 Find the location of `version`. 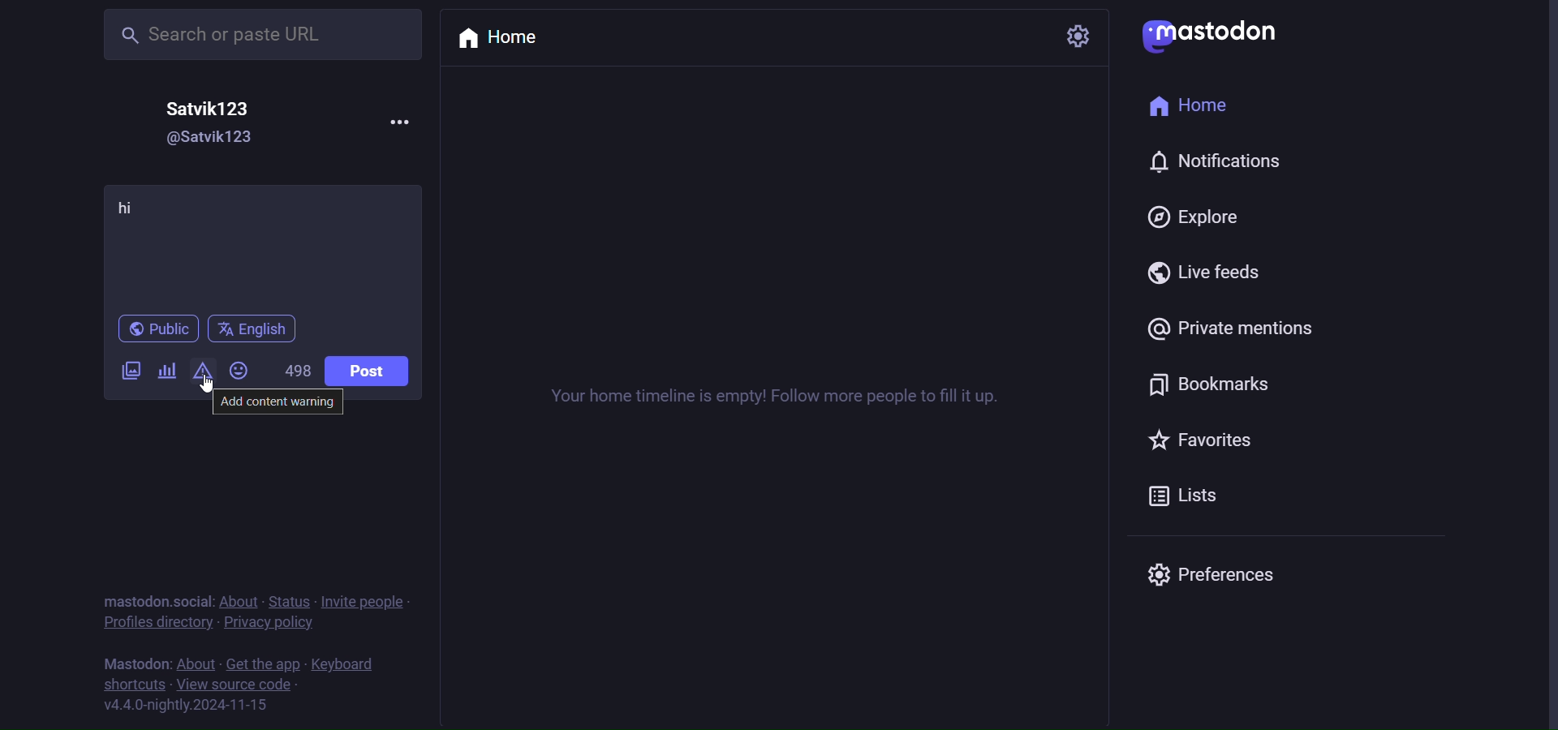

version is located at coordinates (186, 706).